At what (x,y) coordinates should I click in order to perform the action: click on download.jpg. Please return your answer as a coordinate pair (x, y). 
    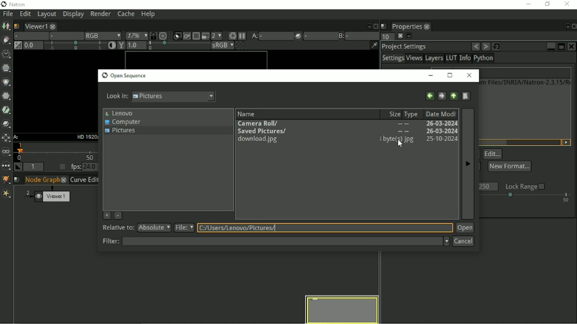
    Looking at the image, I should click on (262, 140).